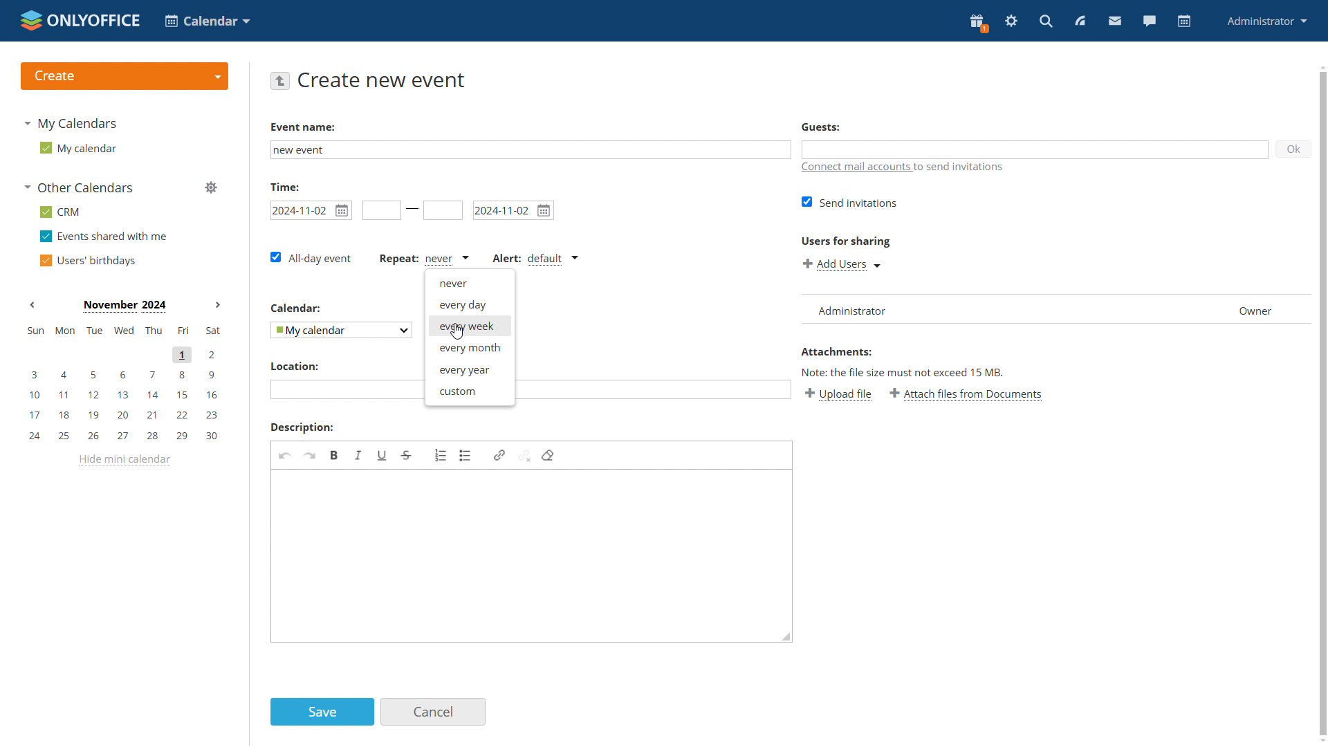 Image resolution: width=1328 pixels, height=747 pixels. I want to click on scroll -up, so click(1320, 64).